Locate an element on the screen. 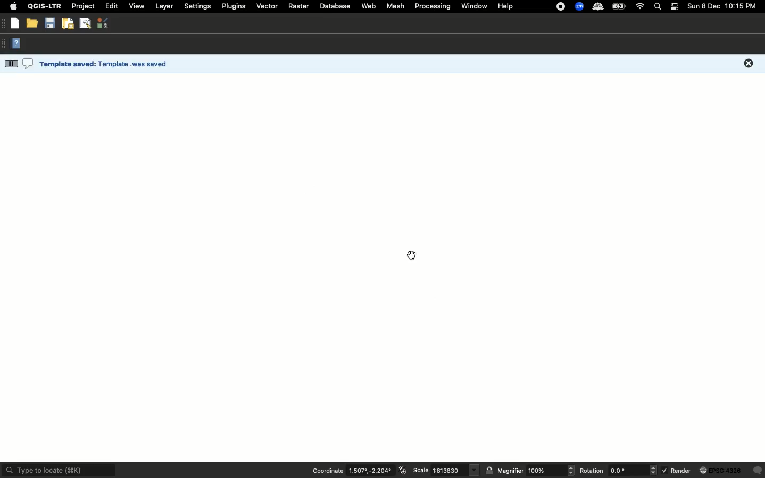 This screenshot has width=765, height=478. magnifier is located at coordinates (551, 471).